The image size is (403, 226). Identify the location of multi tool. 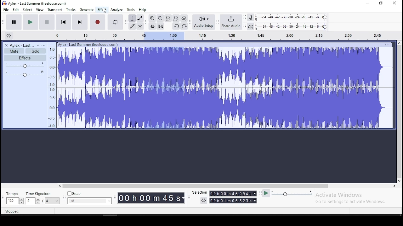
(140, 27).